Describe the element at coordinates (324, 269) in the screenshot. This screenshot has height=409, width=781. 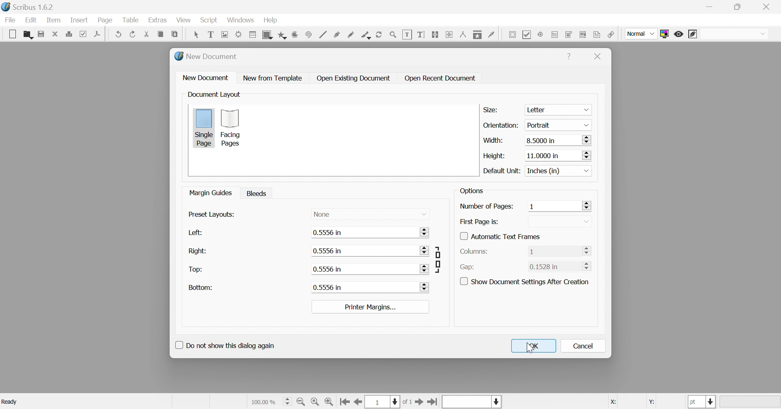
I see `0.5556 in` at that location.